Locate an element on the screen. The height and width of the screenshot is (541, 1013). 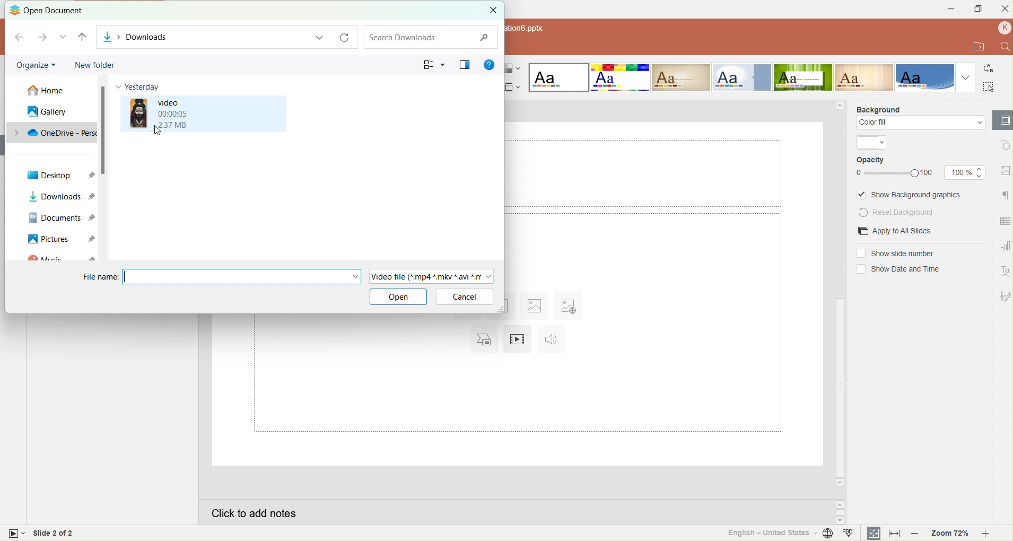
Downloads is located at coordinates (59, 197).